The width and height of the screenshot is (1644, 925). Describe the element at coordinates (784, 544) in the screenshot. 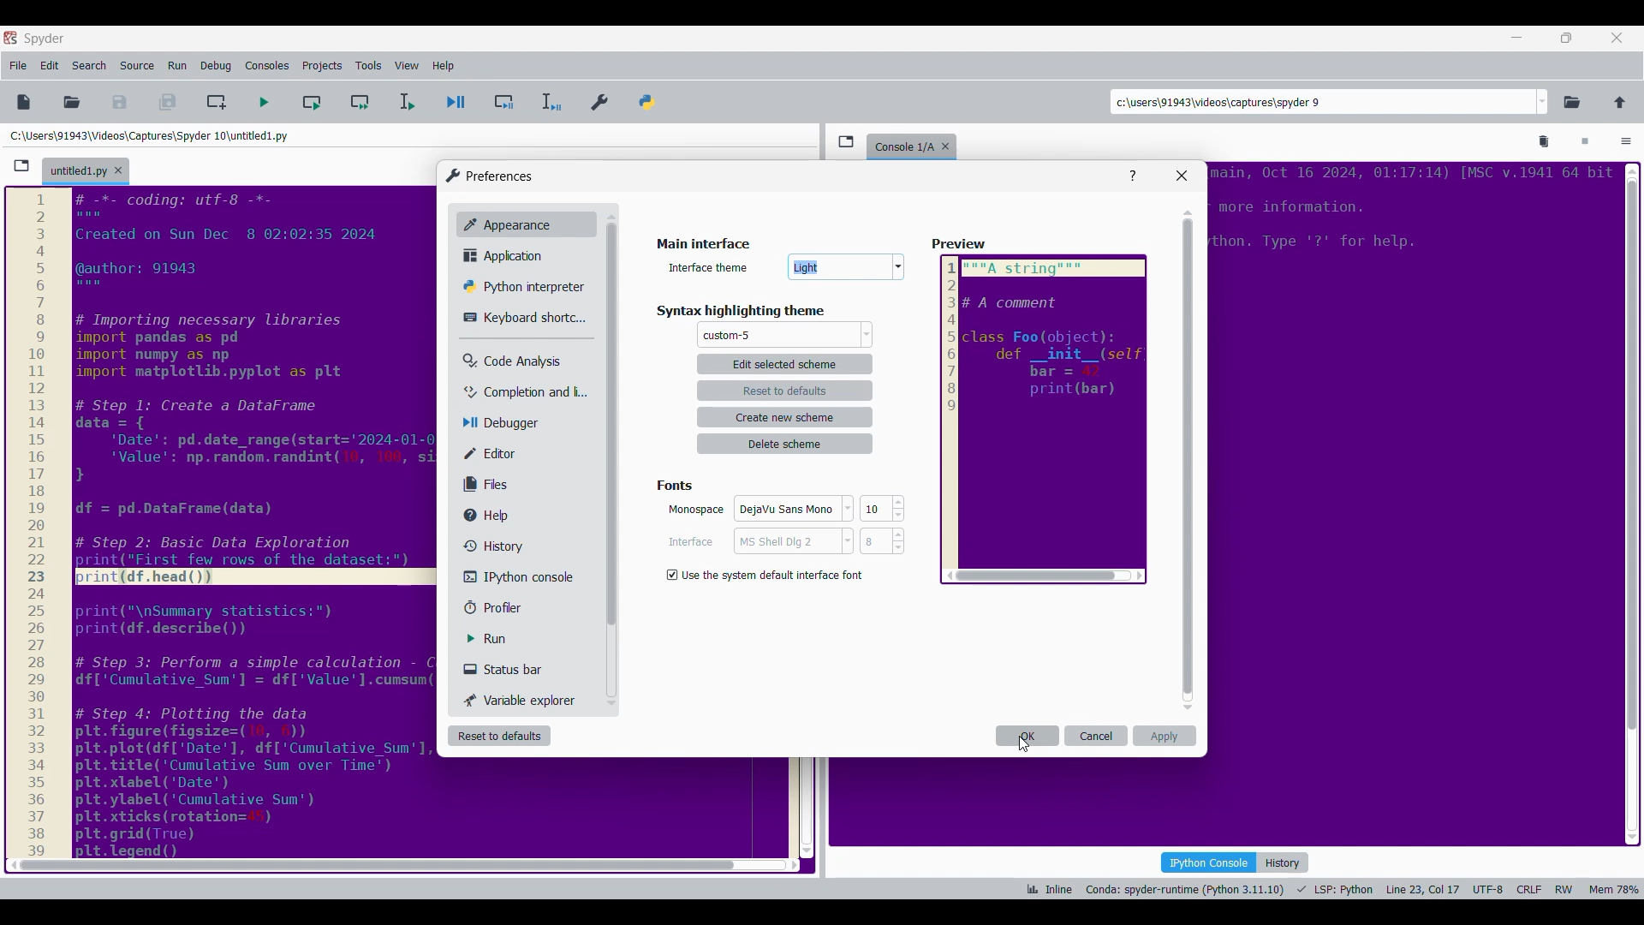

I see `Cancel` at that location.